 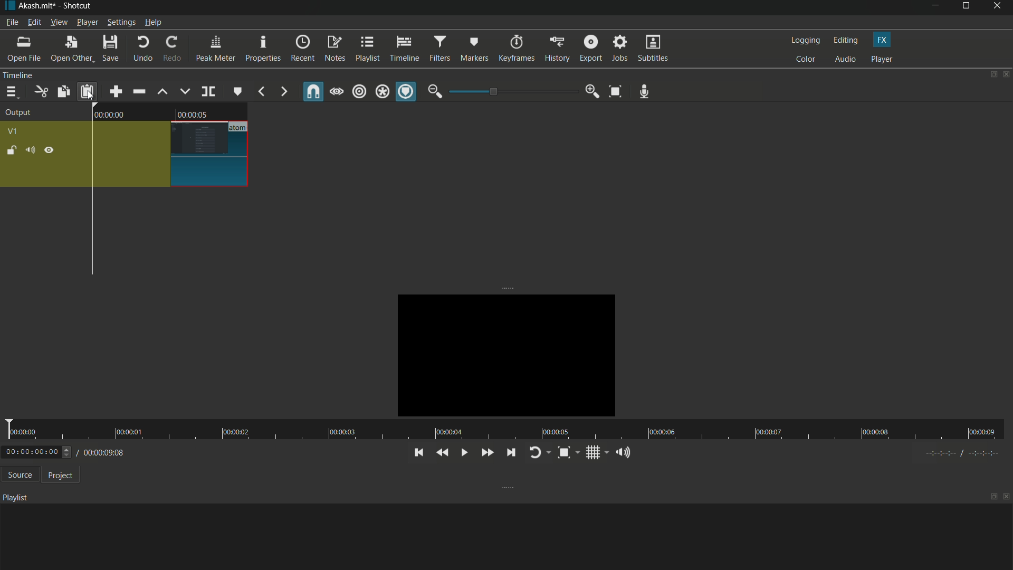 What do you see at coordinates (314, 91) in the screenshot?
I see `snap` at bounding box center [314, 91].